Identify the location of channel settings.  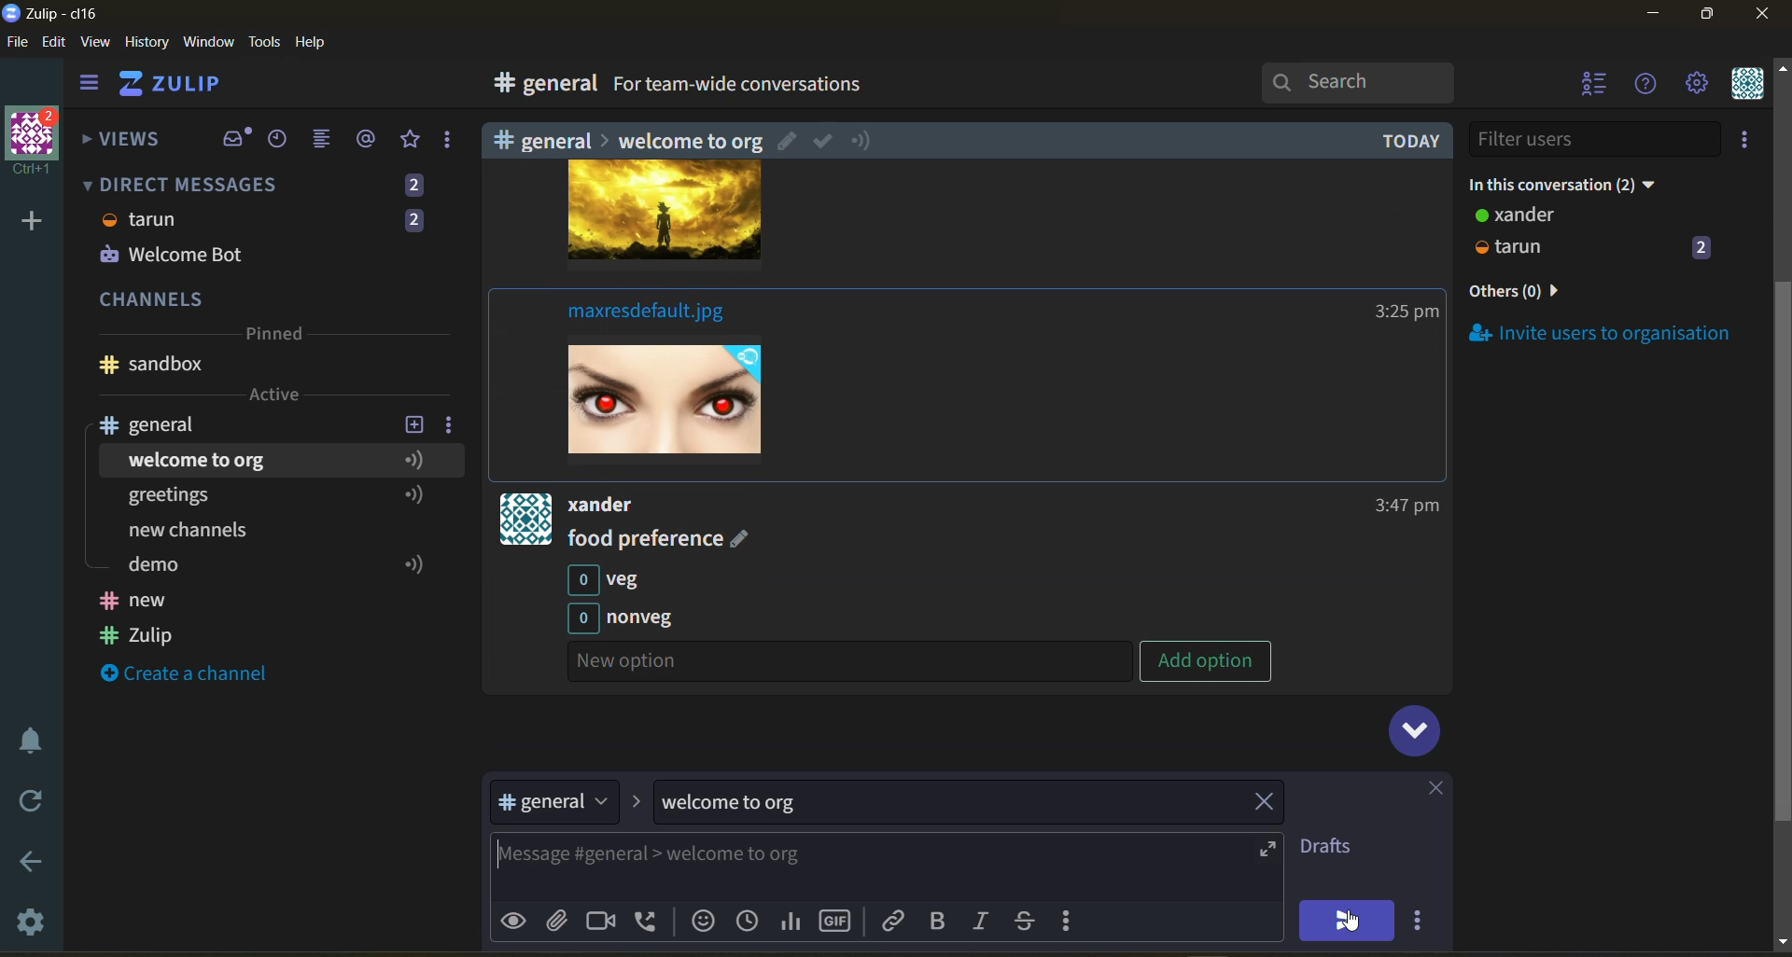
(453, 423).